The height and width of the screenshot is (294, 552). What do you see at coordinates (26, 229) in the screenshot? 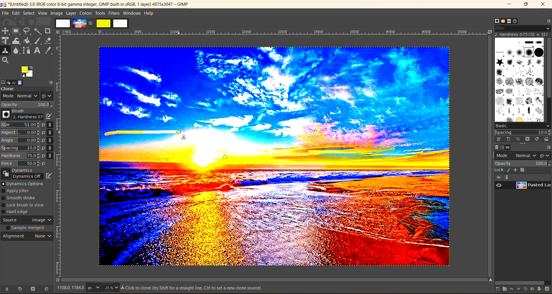
I see `sample merged` at bounding box center [26, 229].